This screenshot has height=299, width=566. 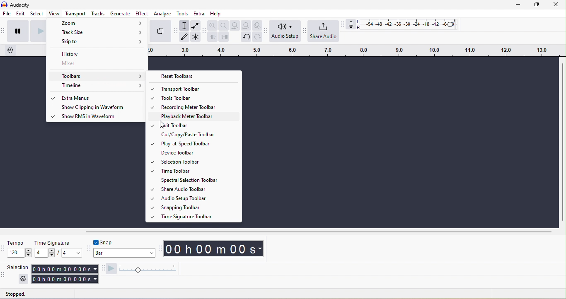 I want to click on pause, so click(x=18, y=31).